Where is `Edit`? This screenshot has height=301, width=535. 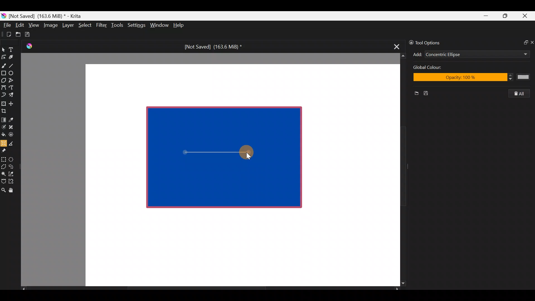 Edit is located at coordinates (20, 26).